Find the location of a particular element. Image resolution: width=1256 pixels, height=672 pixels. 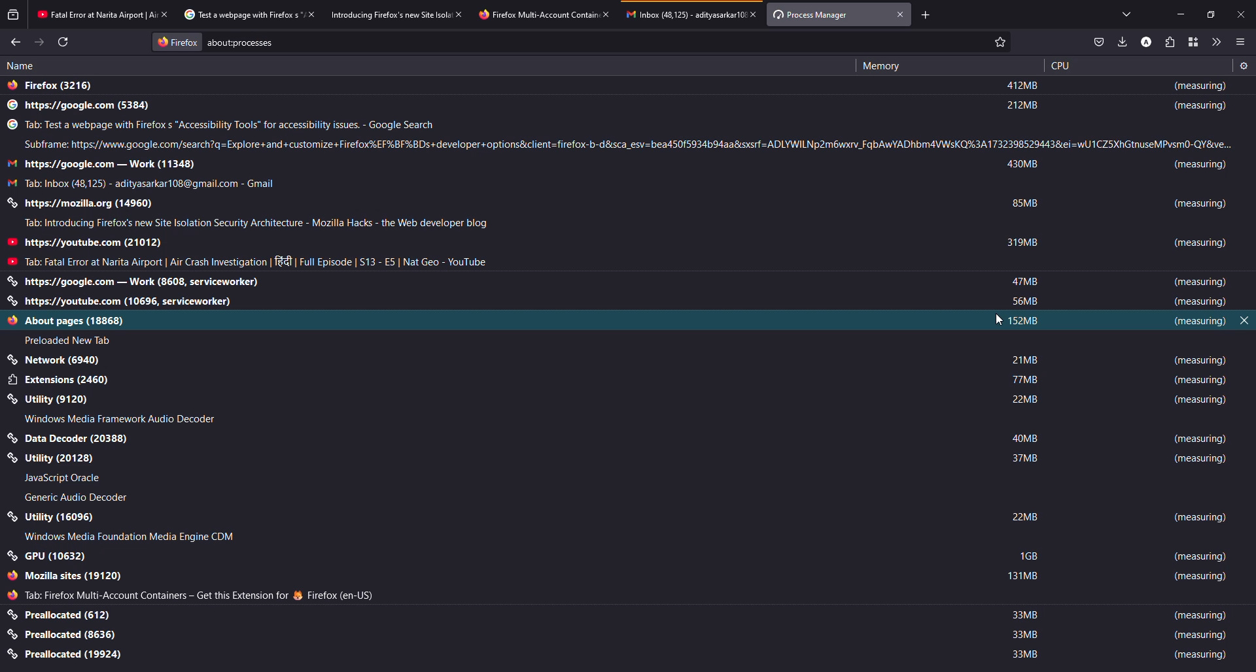

33 mb is located at coordinates (1024, 654).